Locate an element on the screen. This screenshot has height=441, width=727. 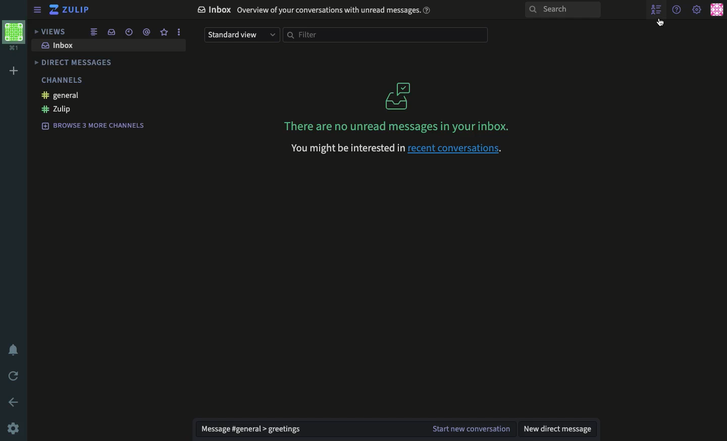
add workspace is located at coordinates (14, 70).